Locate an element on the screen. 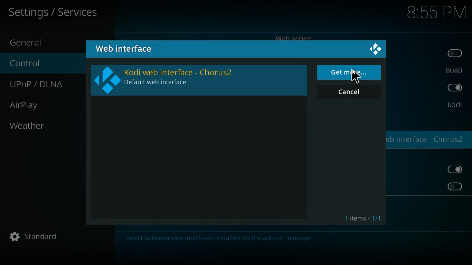  off is located at coordinates (456, 53).